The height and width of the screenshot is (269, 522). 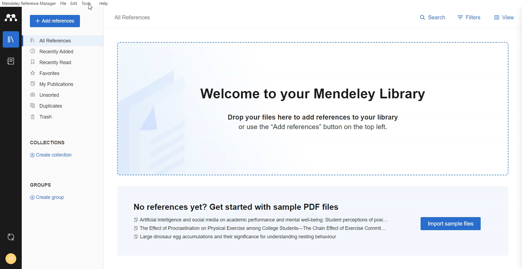 I want to click on large dinosaur egg accumulations and their significance for understanding nestling behaviour, so click(x=236, y=237).